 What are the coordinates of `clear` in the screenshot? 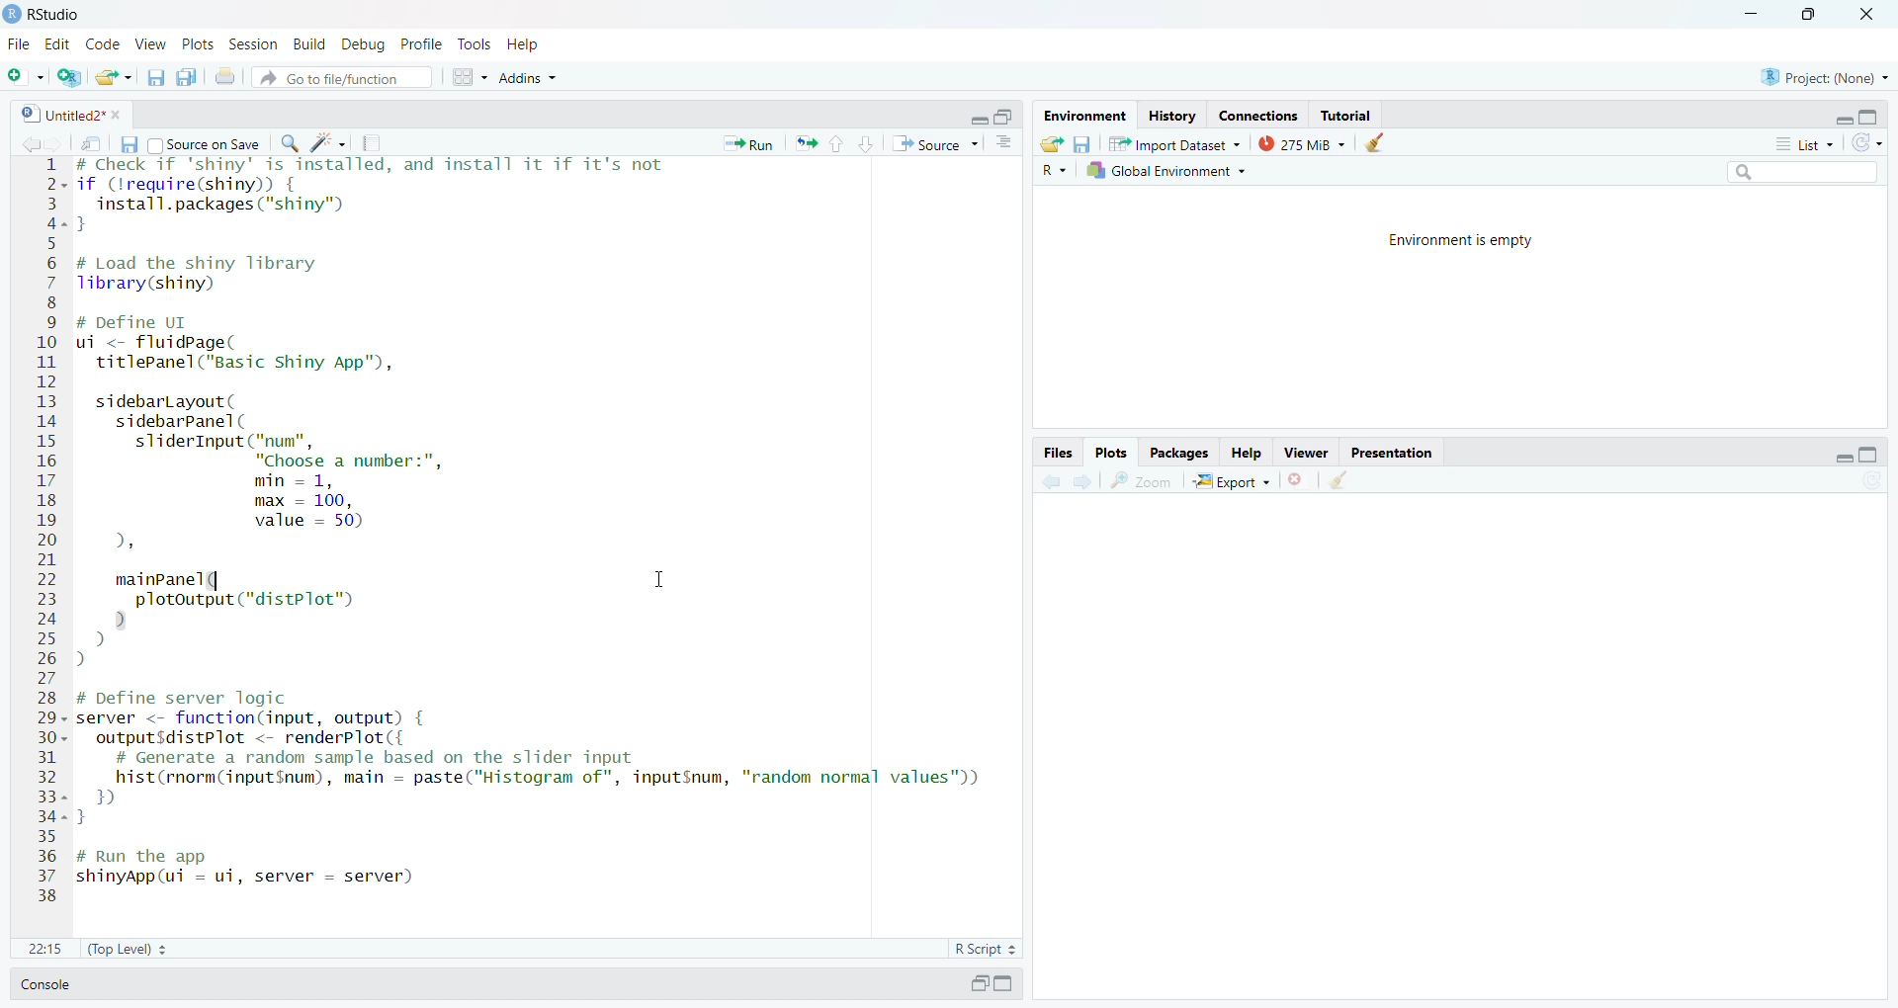 It's located at (1373, 141).